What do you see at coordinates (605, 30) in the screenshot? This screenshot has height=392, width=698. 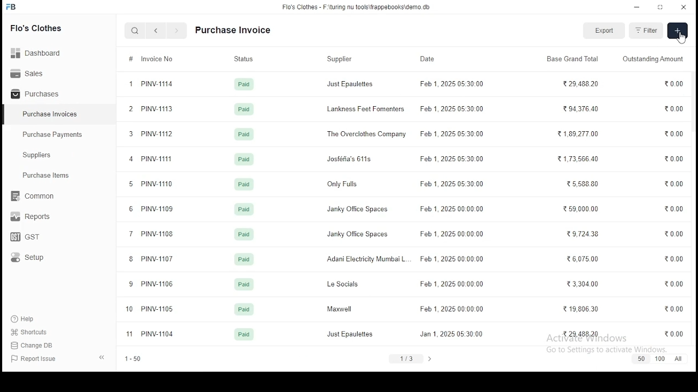 I see `export` at bounding box center [605, 30].